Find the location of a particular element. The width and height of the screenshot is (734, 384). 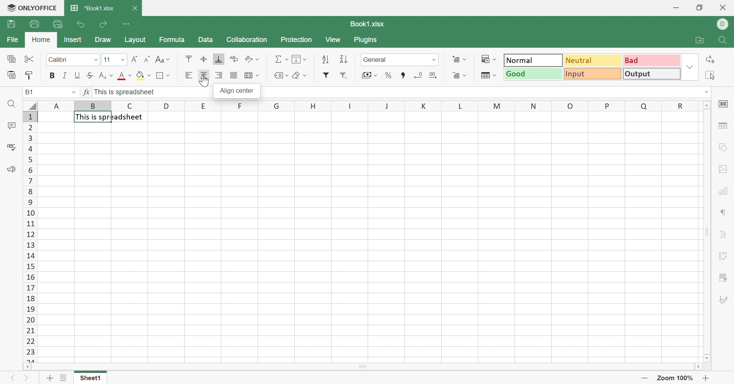

Align Right is located at coordinates (219, 75).